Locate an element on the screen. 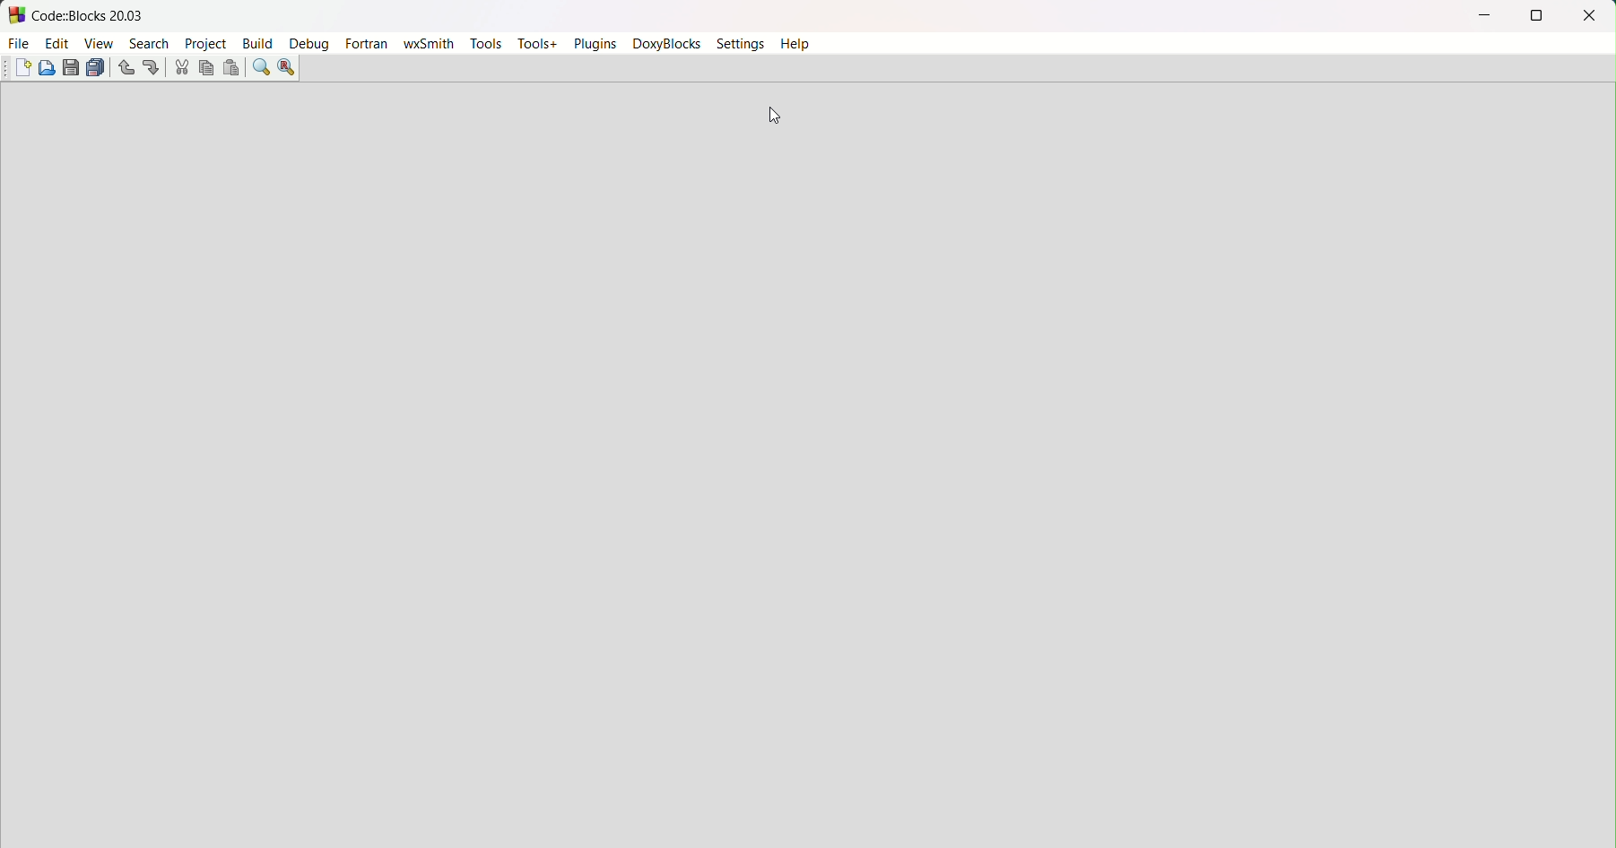 This screenshot has height=848, width=1616. fortran is located at coordinates (367, 45).